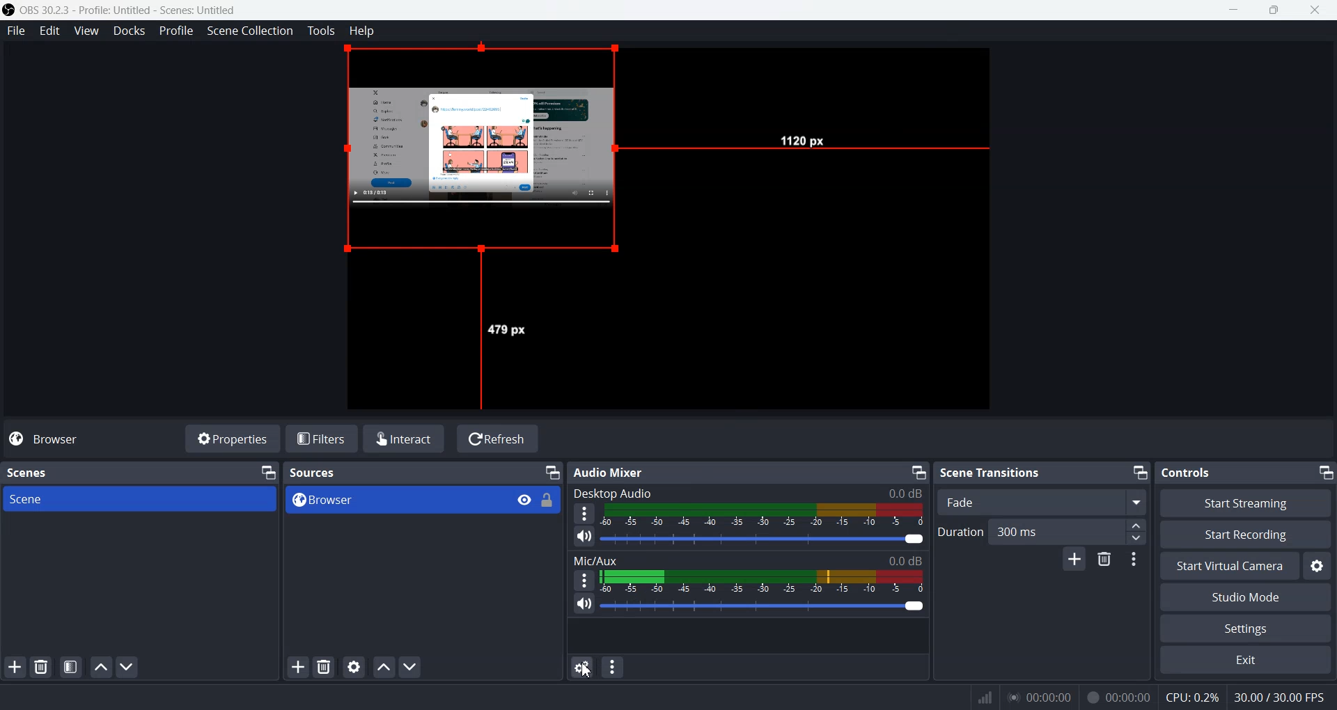  Describe the element at coordinates (130, 31) in the screenshot. I see `Docks` at that location.